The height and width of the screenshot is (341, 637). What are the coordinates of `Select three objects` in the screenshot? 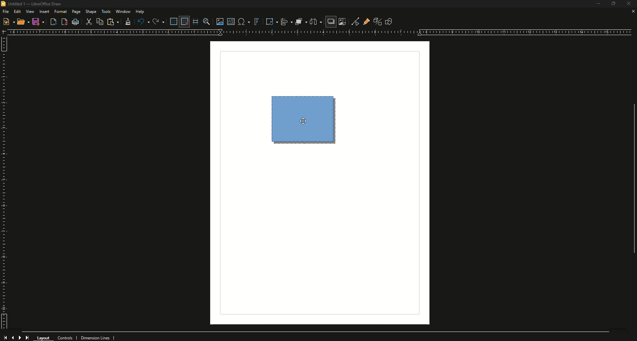 It's located at (316, 22).